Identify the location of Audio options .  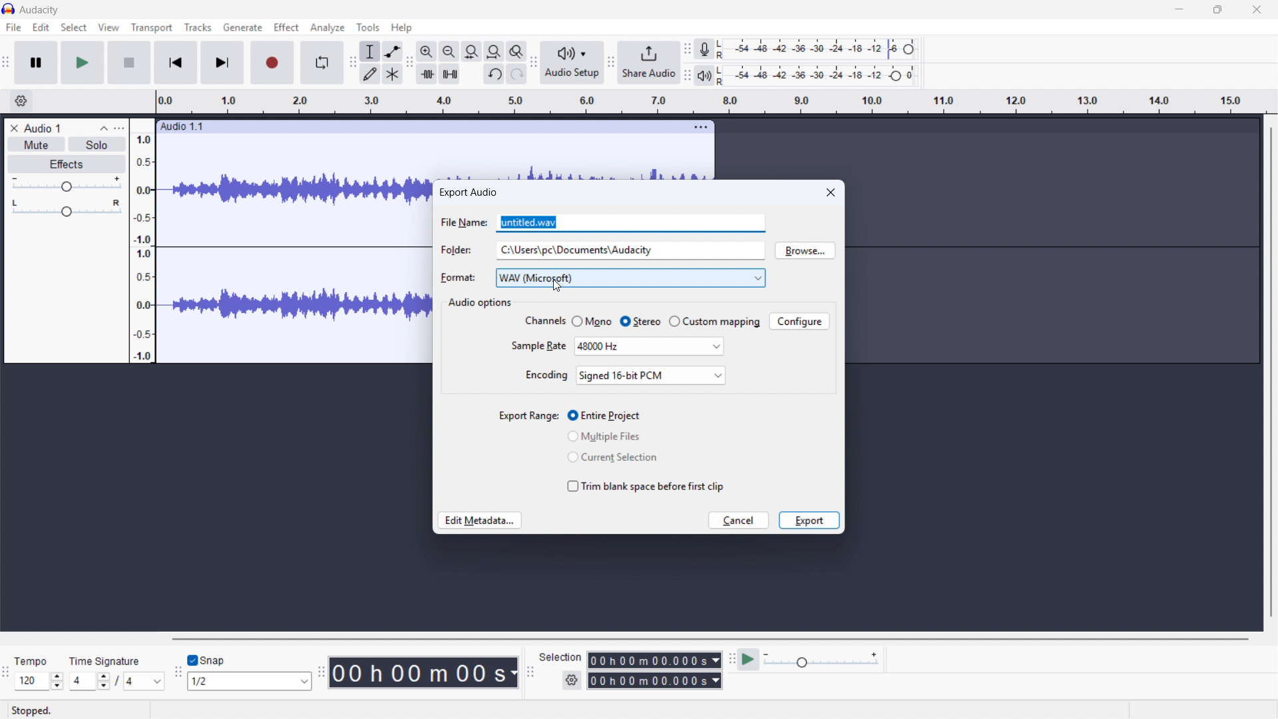
(481, 303).